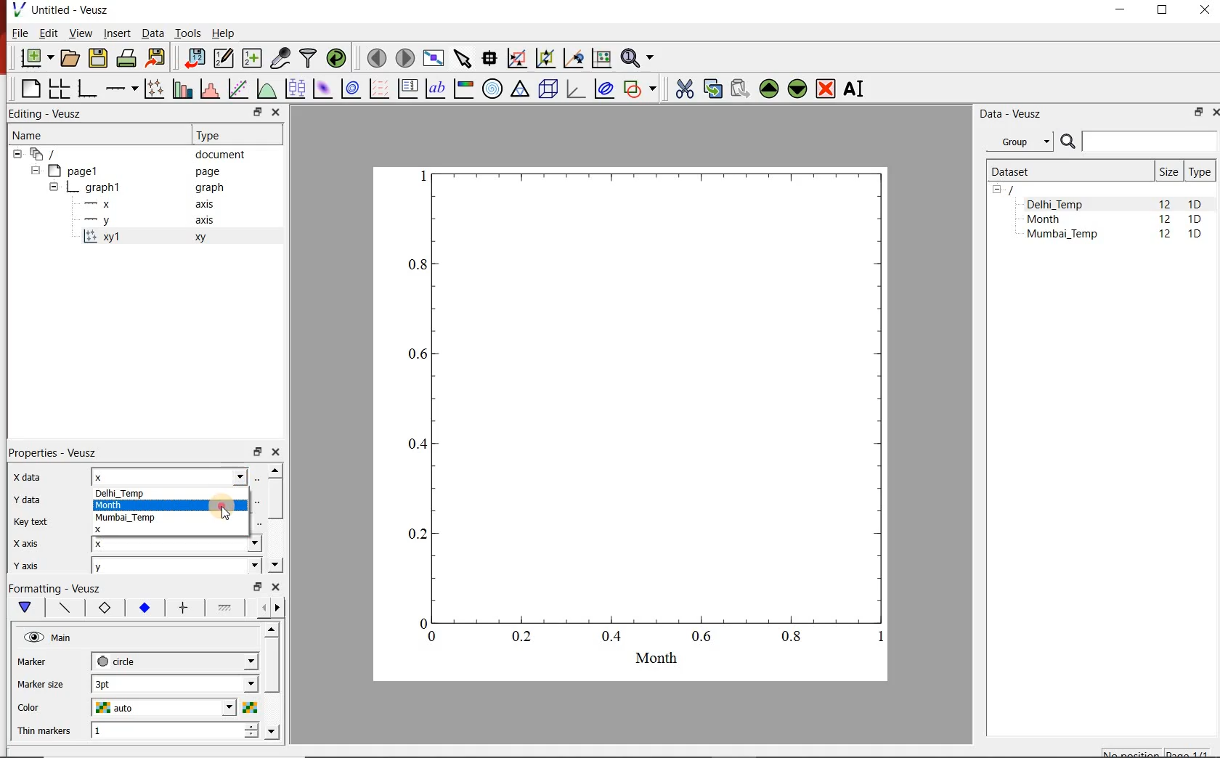 The width and height of the screenshot is (1220, 758). I want to click on text label, so click(435, 89).